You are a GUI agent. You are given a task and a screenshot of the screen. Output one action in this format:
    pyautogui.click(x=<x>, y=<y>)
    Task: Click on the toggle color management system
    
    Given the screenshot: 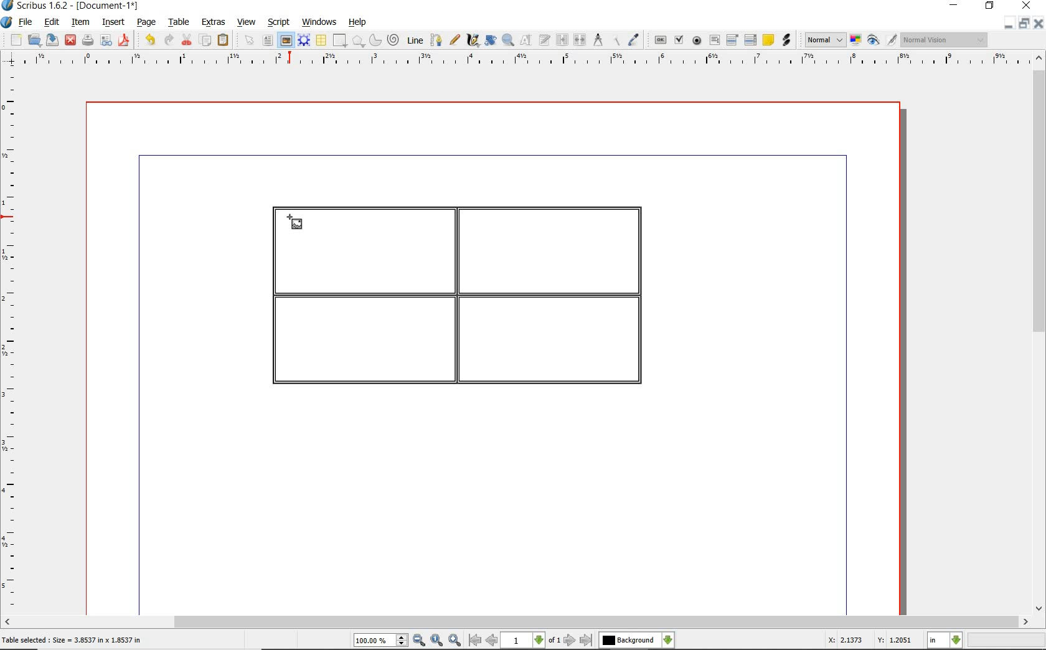 What is the action you would take?
    pyautogui.click(x=857, y=41)
    